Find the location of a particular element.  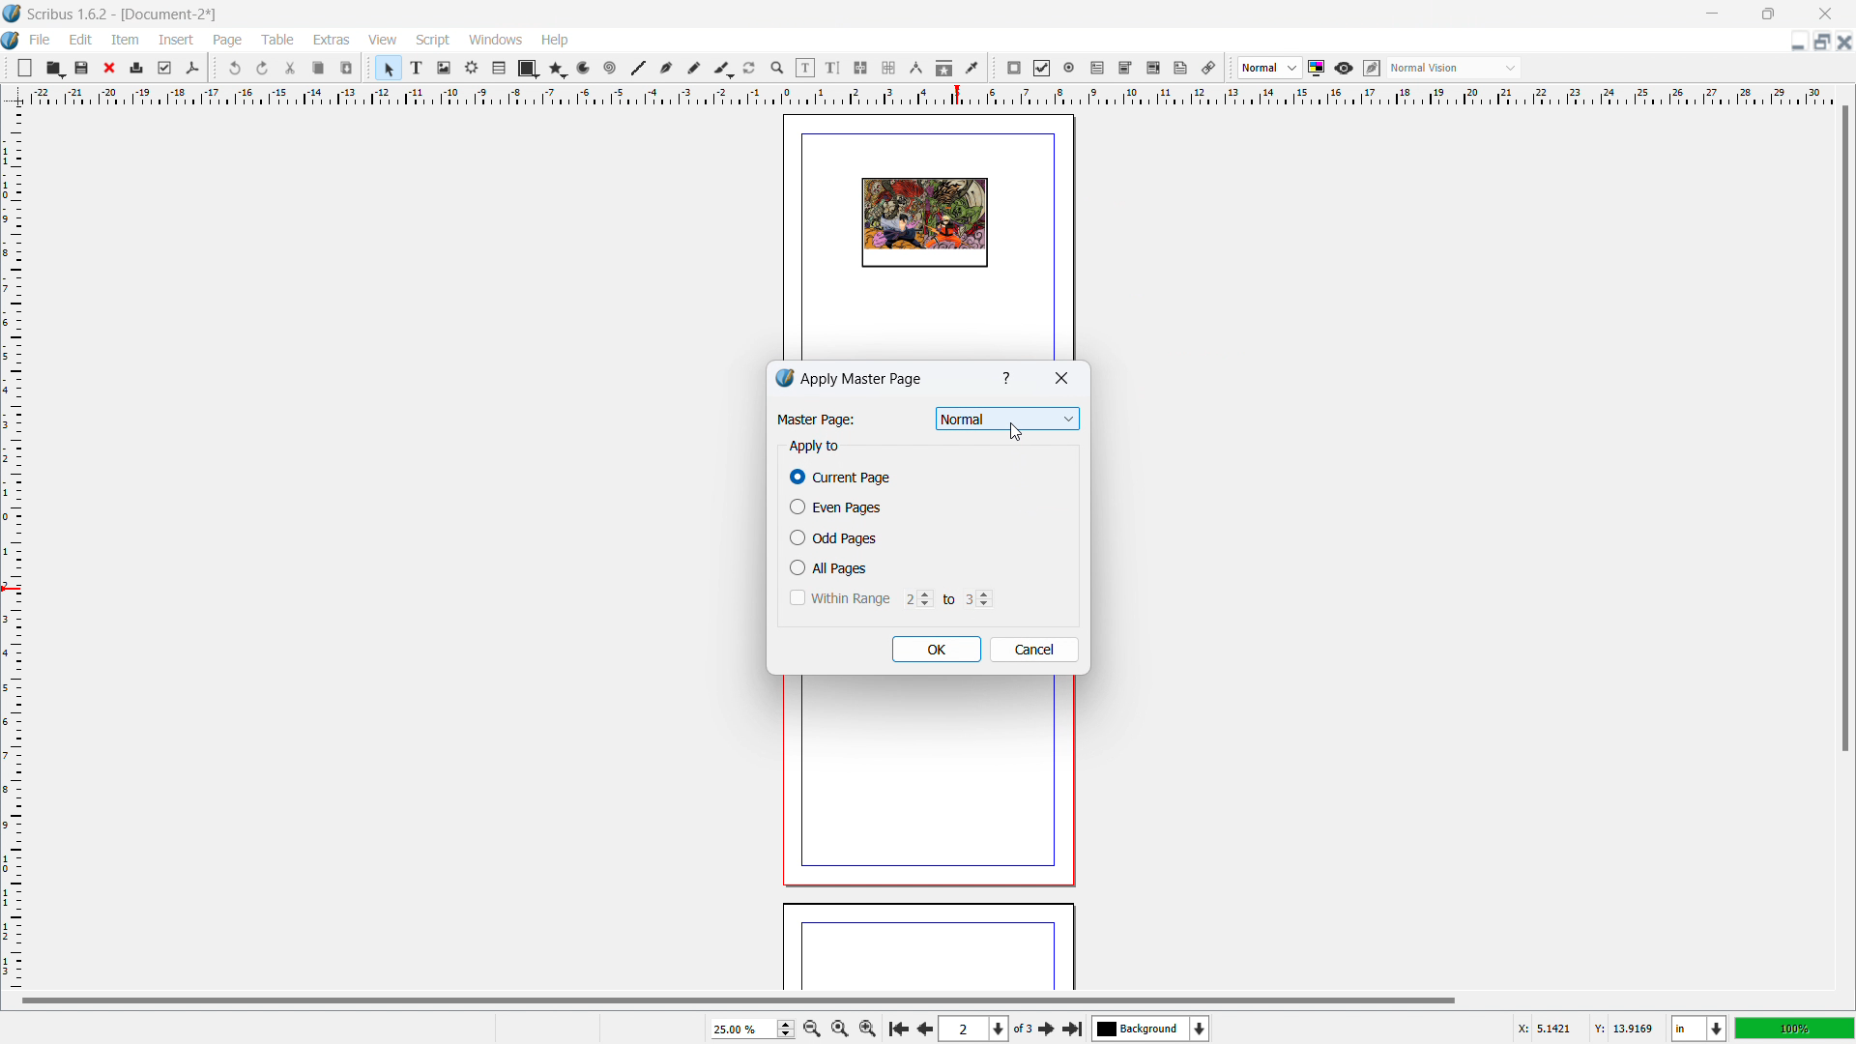

zoom in/out is located at coordinates (778, 69).